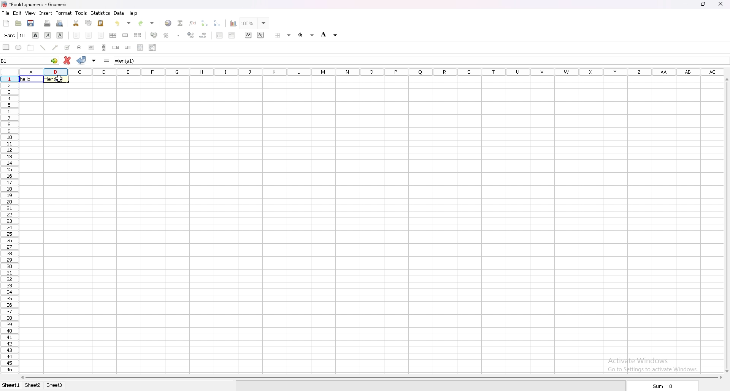 Image resolution: width=730 pixels, height=391 pixels. What do you see at coordinates (167, 35) in the screenshot?
I see `percentage` at bounding box center [167, 35].